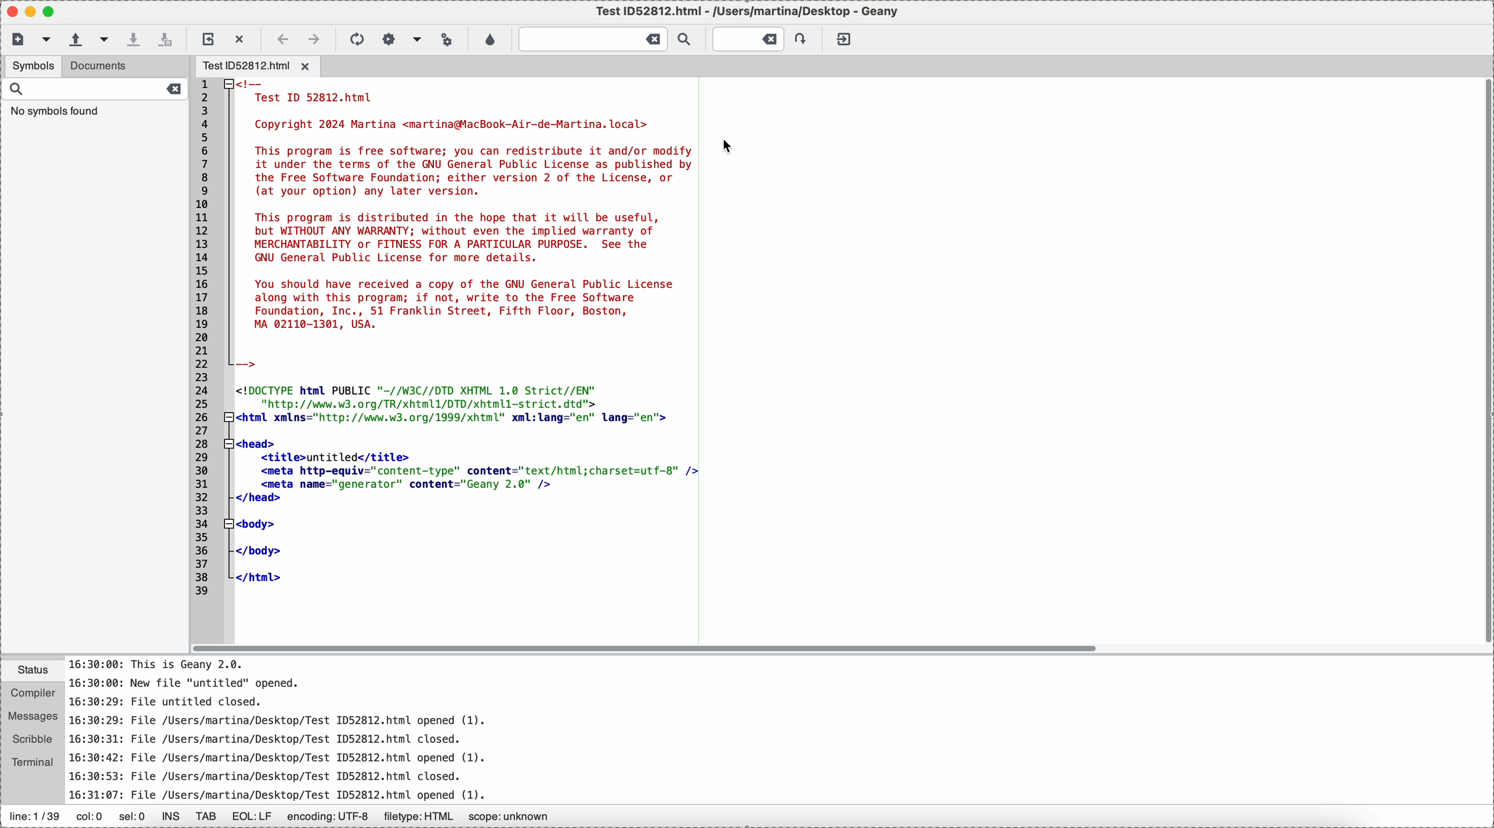 This screenshot has height=828, width=1494. What do you see at coordinates (208, 38) in the screenshot?
I see `reload the current file from disk` at bounding box center [208, 38].